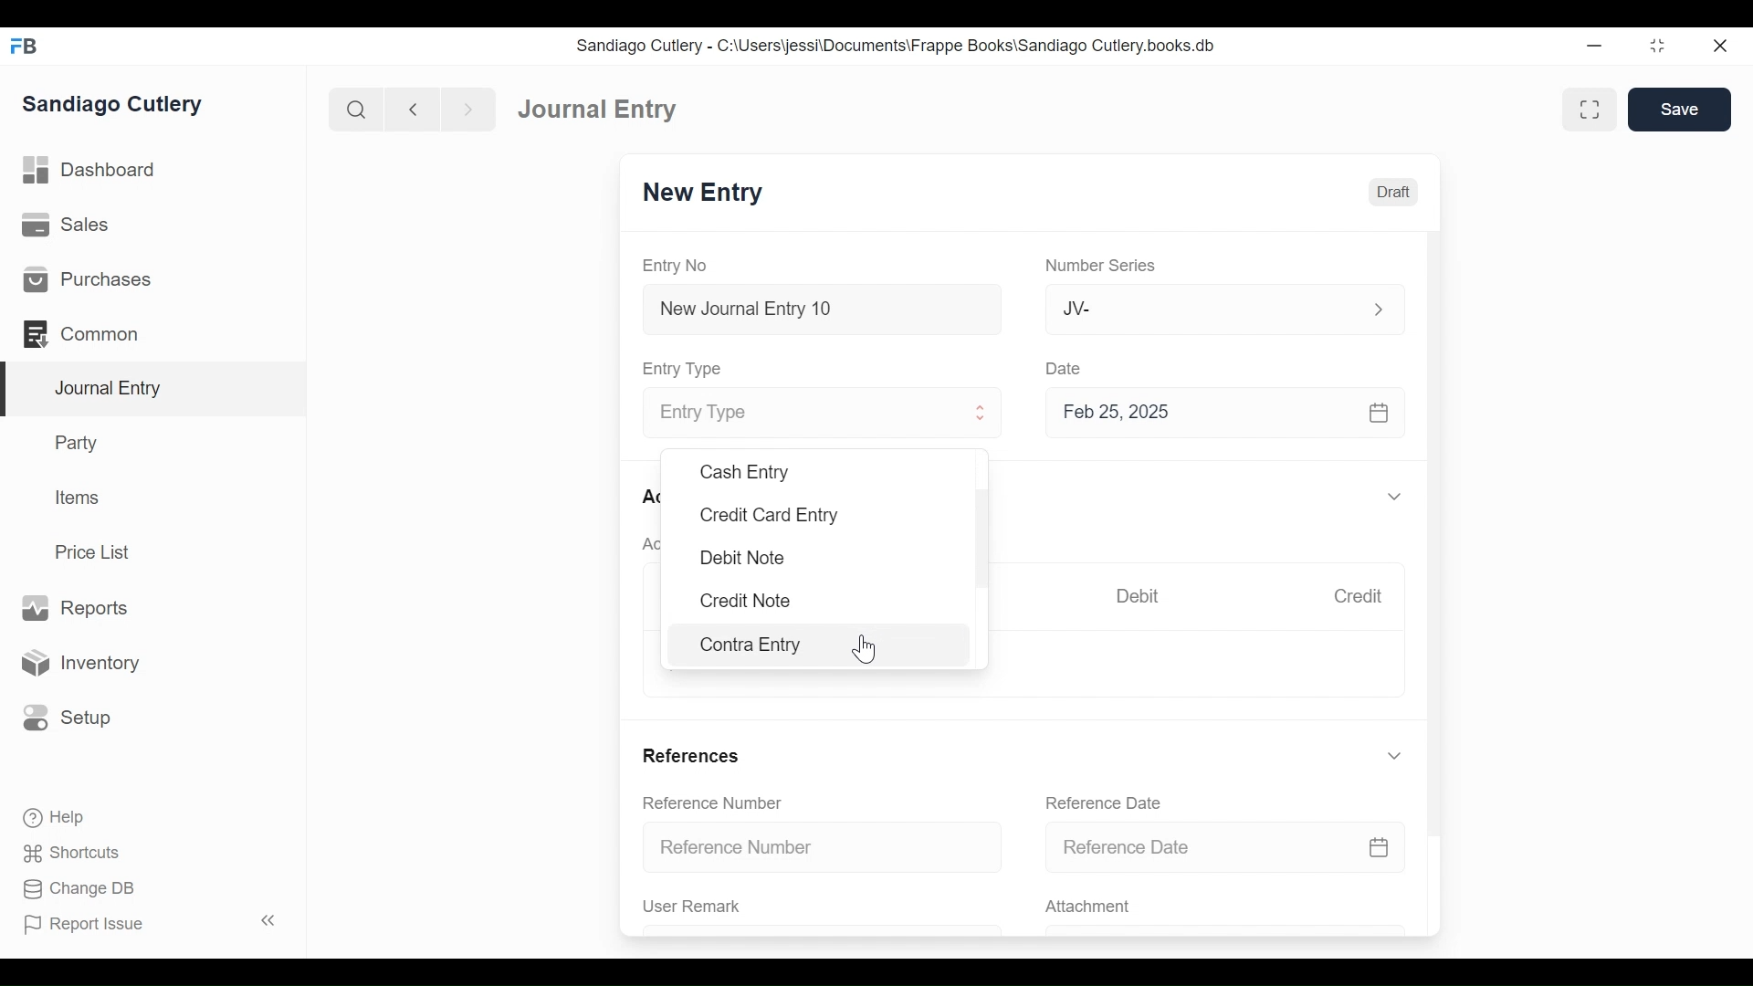  What do you see at coordinates (987, 538) in the screenshot?
I see `Vertical scroll bar` at bounding box center [987, 538].